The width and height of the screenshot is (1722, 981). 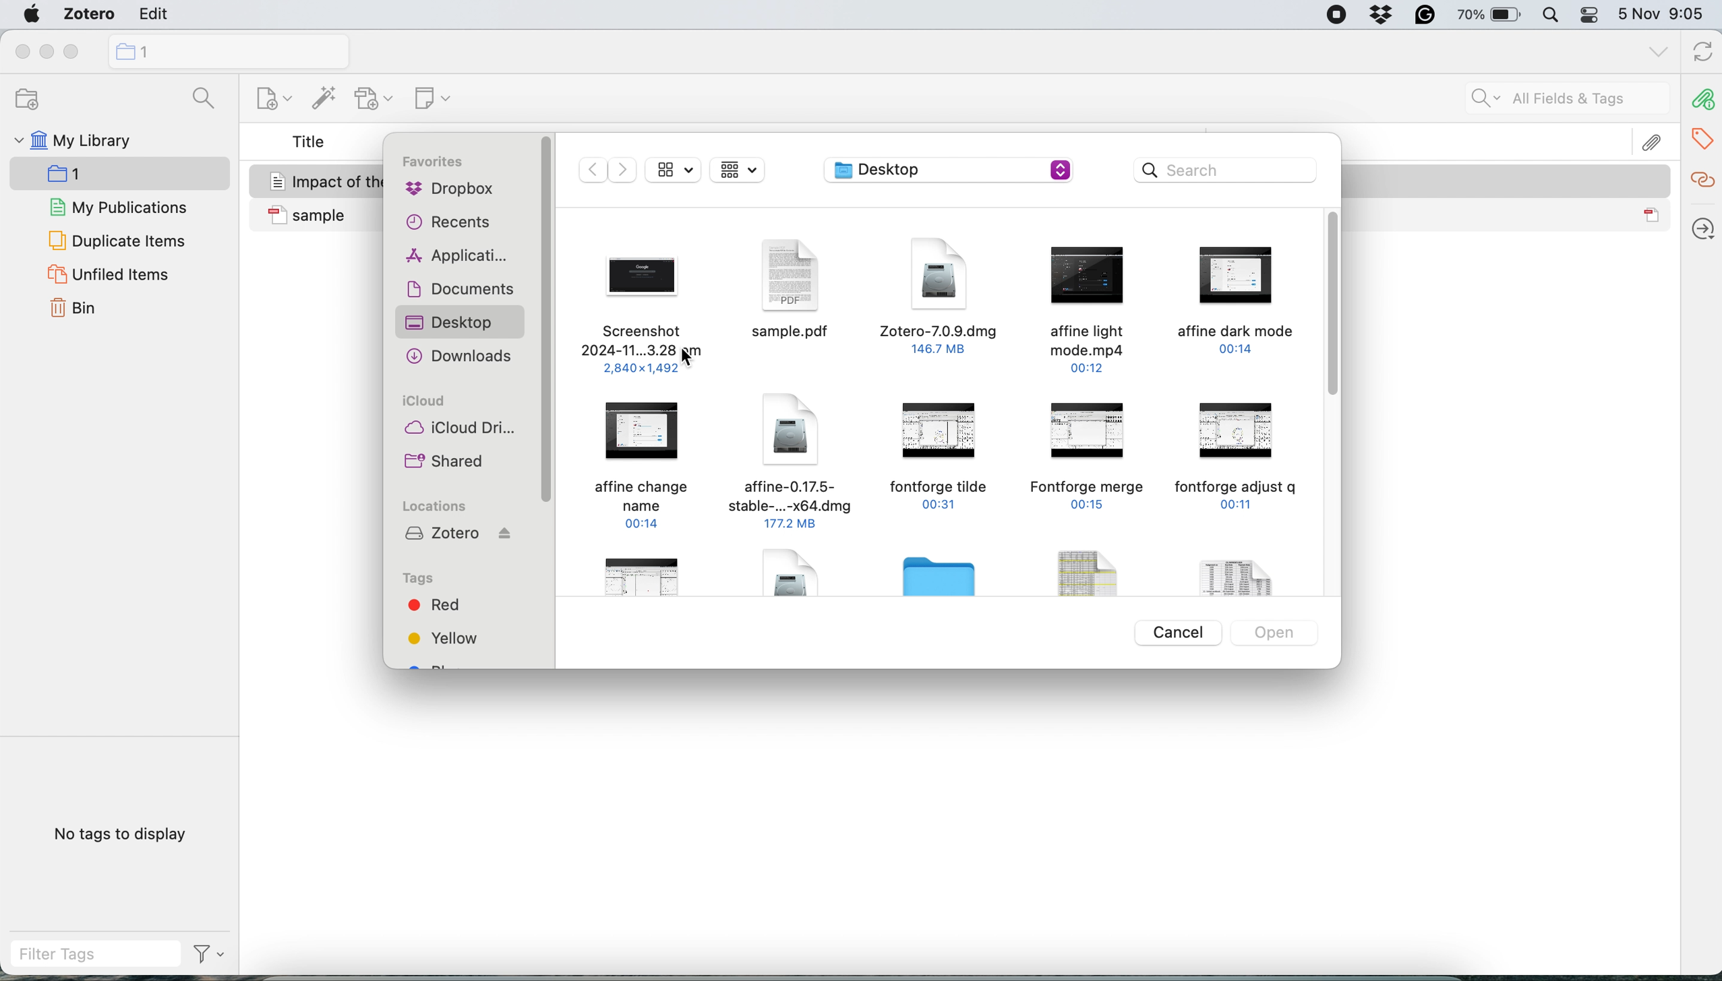 What do you see at coordinates (1508, 181) in the screenshot?
I see `Impact of the Information Technology on the Accounting System  Jasim and Raewf` at bounding box center [1508, 181].